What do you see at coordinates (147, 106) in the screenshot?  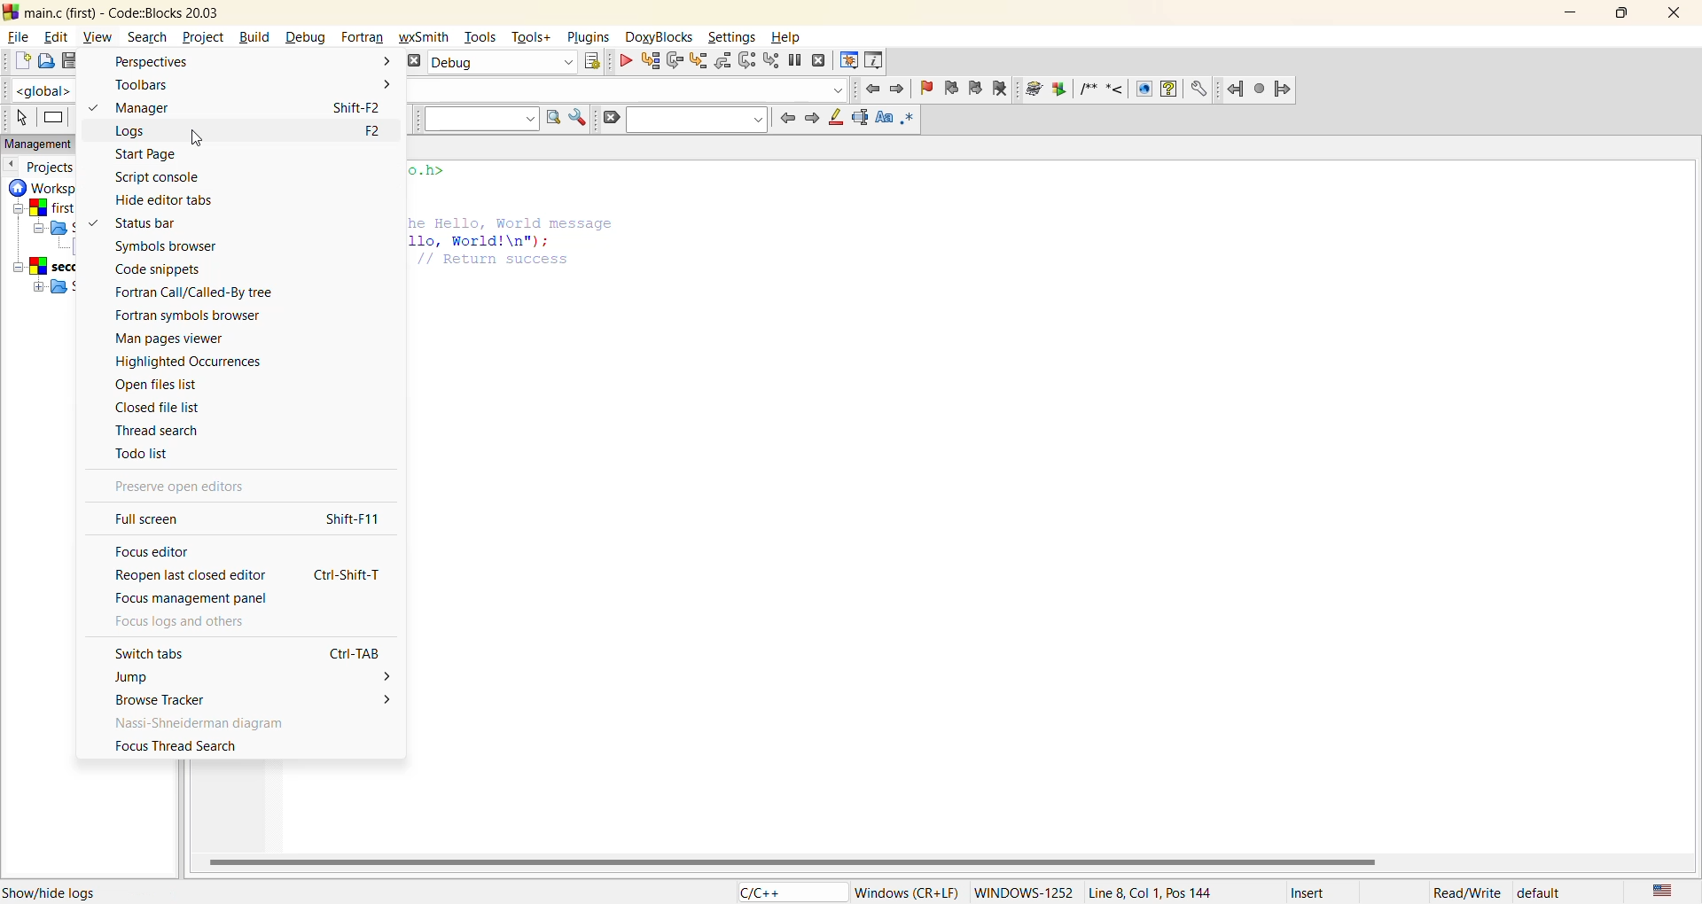 I see `manager` at bounding box center [147, 106].